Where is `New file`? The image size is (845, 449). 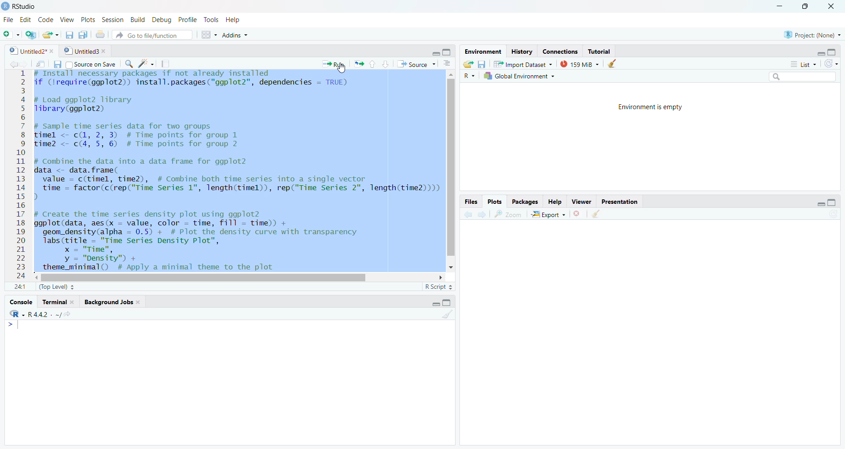 New file is located at coordinates (11, 35).